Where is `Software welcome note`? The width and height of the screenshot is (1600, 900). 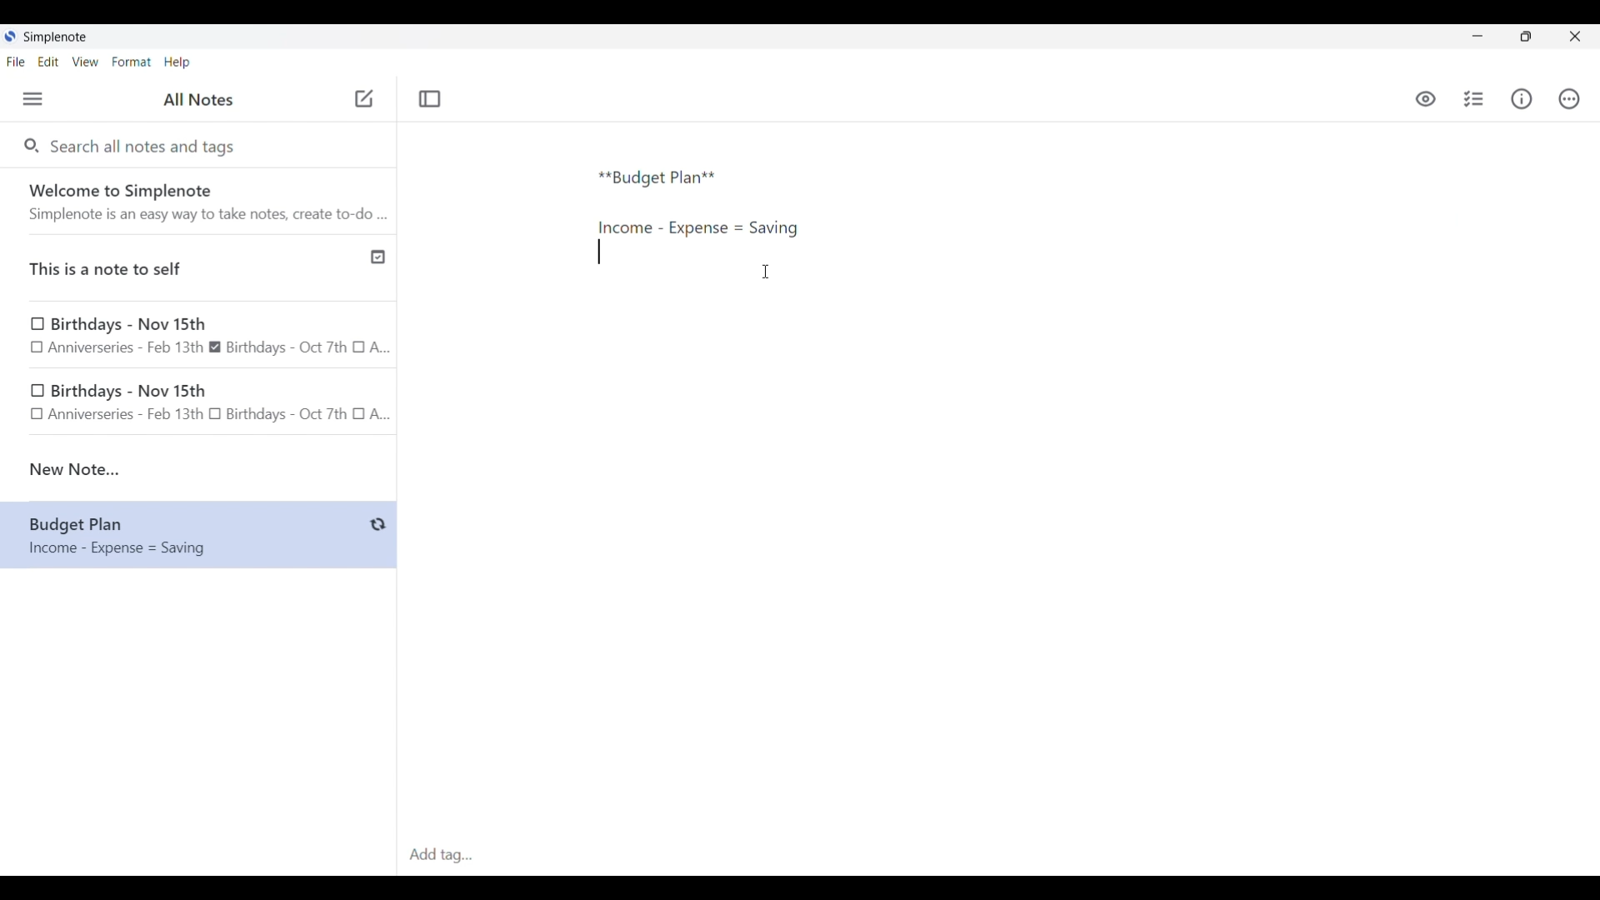 Software welcome note is located at coordinates (202, 201).